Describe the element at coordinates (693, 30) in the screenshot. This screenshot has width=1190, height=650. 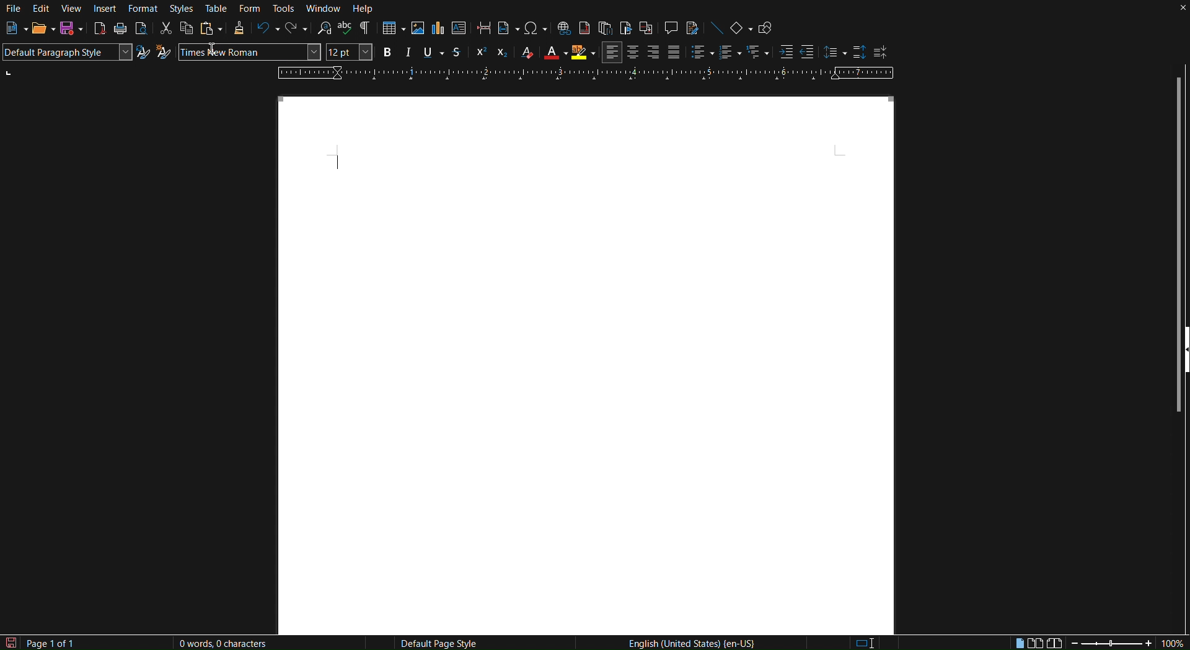
I see `Show Track Changes Functions` at that location.